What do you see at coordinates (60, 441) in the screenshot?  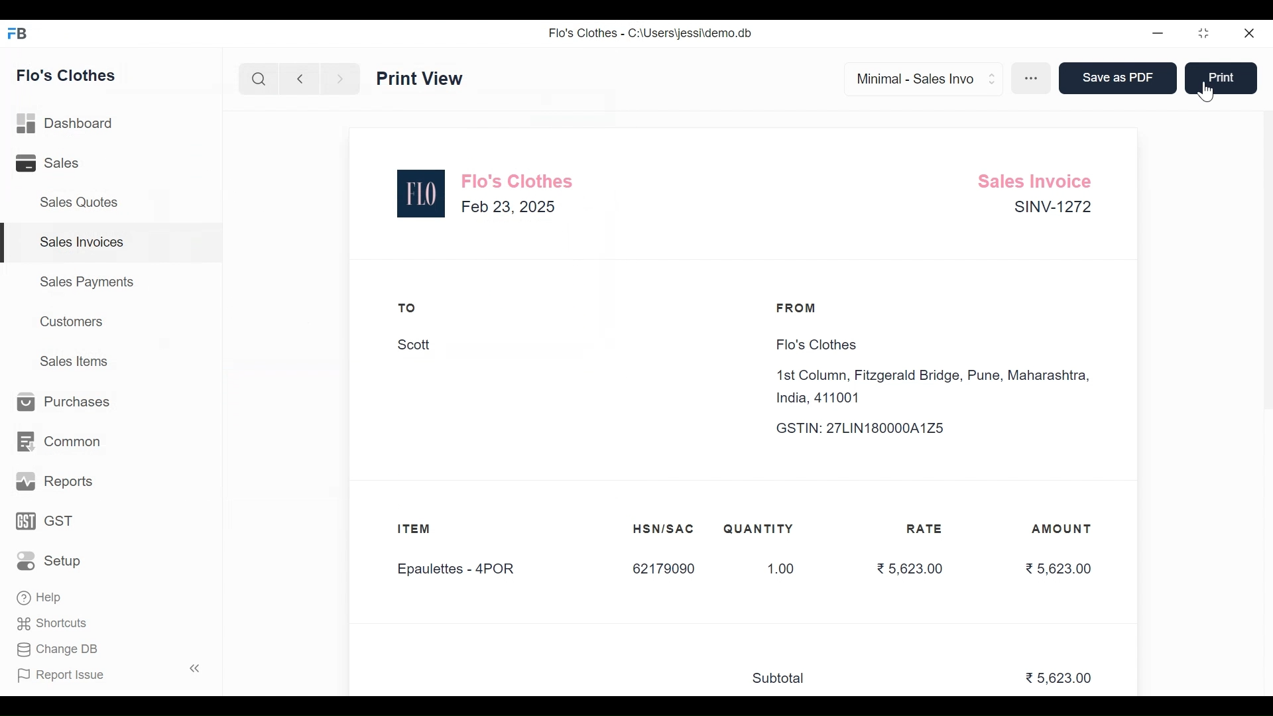 I see `Common` at bounding box center [60, 441].